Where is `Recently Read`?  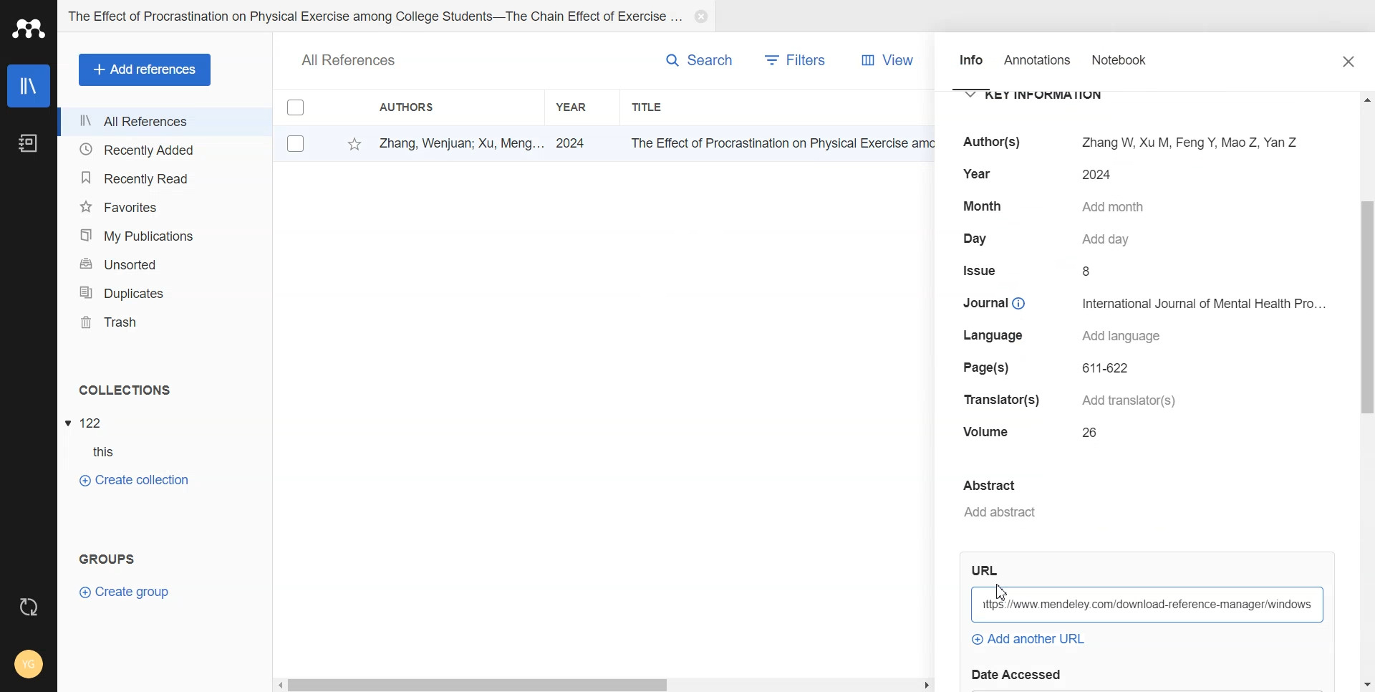 Recently Read is located at coordinates (164, 177).